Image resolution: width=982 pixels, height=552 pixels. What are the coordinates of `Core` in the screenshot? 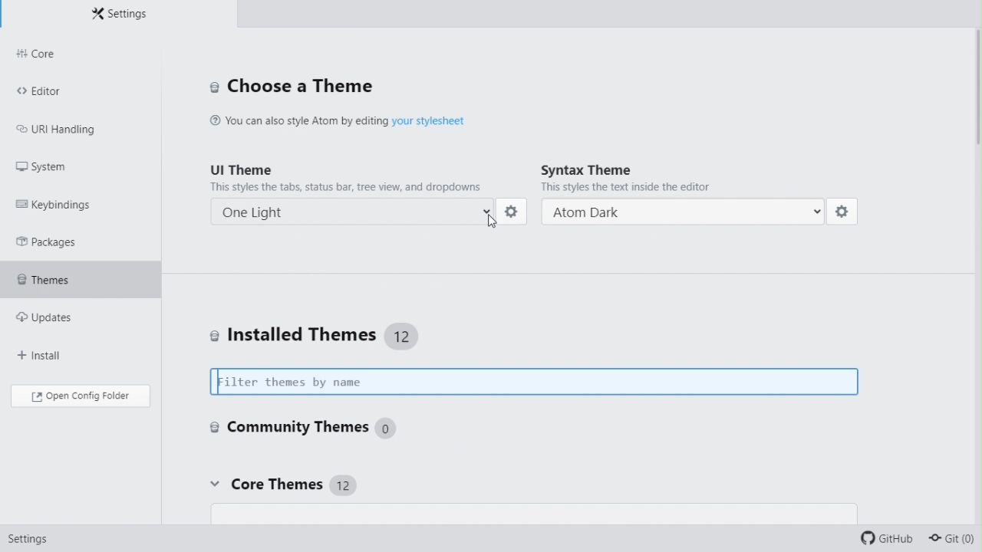 It's located at (74, 55).